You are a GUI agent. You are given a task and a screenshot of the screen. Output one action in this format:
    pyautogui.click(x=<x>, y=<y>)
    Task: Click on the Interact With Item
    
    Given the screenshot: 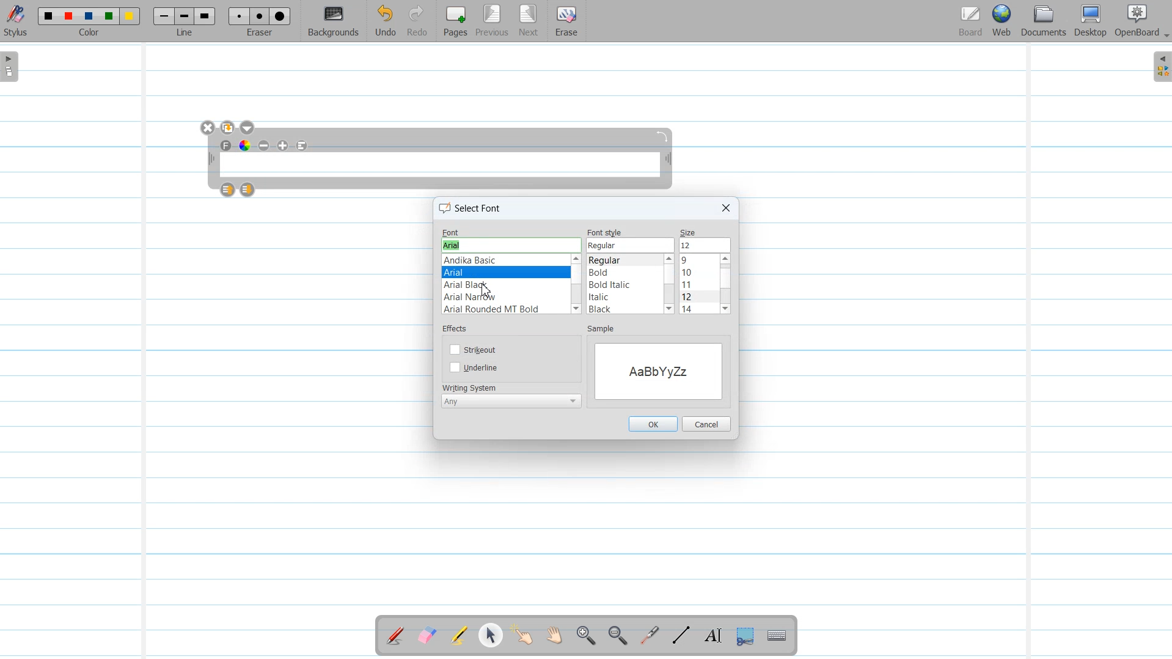 What is the action you would take?
    pyautogui.click(x=522, y=636)
    